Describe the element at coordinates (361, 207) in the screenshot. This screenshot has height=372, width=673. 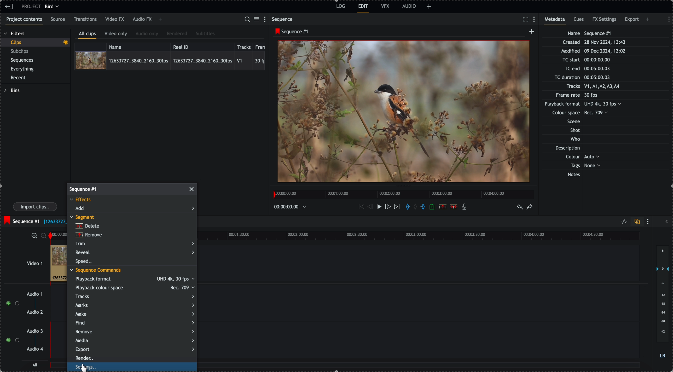
I see `move backward` at that location.